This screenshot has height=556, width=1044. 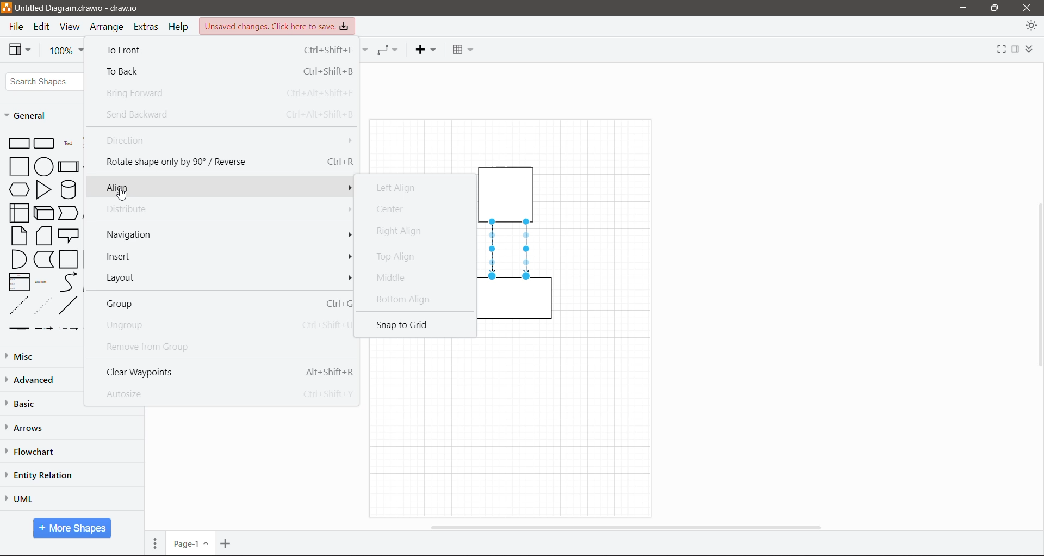 I want to click on Unsaved Changes. Click here to save, so click(x=278, y=26).